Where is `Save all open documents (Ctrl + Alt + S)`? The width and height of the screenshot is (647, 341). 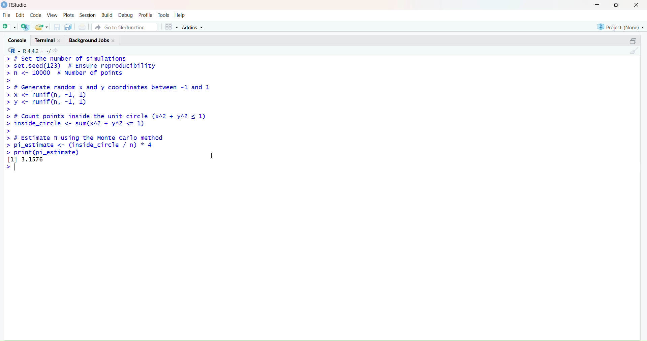 Save all open documents (Ctrl + Alt + S) is located at coordinates (69, 26).